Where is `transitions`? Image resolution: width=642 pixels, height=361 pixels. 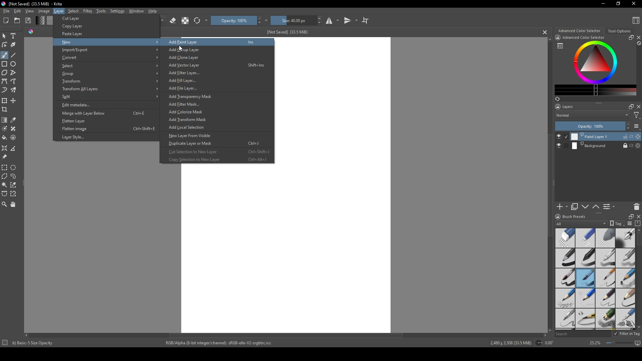
transitions is located at coordinates (351, 21).